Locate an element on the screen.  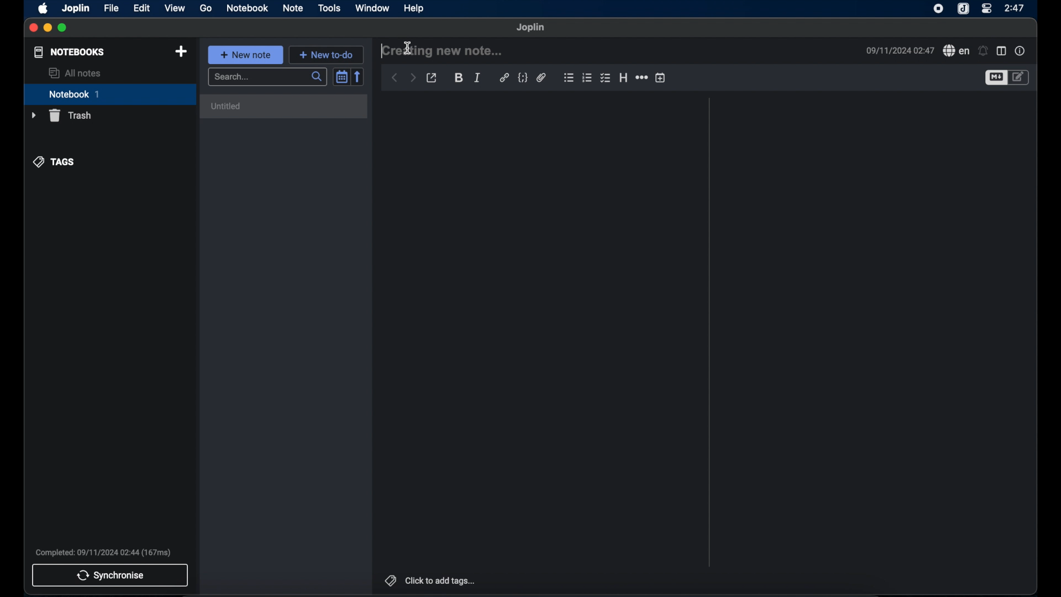
toggle editor is located at coordinates (995, 78).